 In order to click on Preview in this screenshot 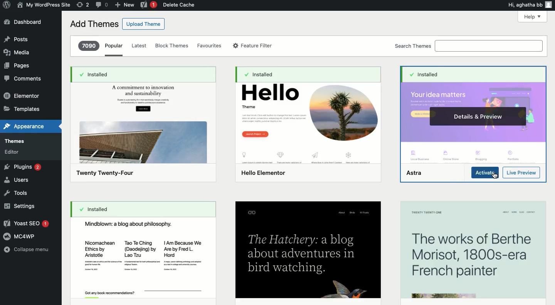, I will do `click(520, 172)`.